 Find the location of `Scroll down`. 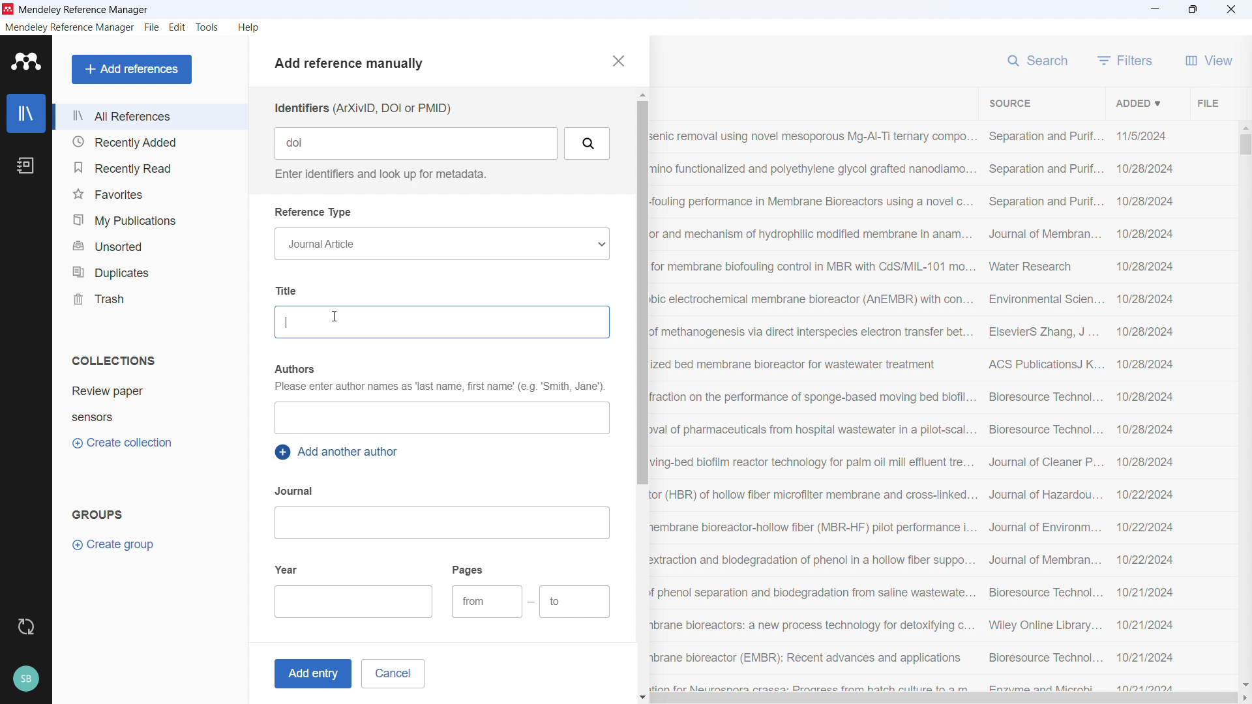

Scroll down is located at coordinates (643, 698).